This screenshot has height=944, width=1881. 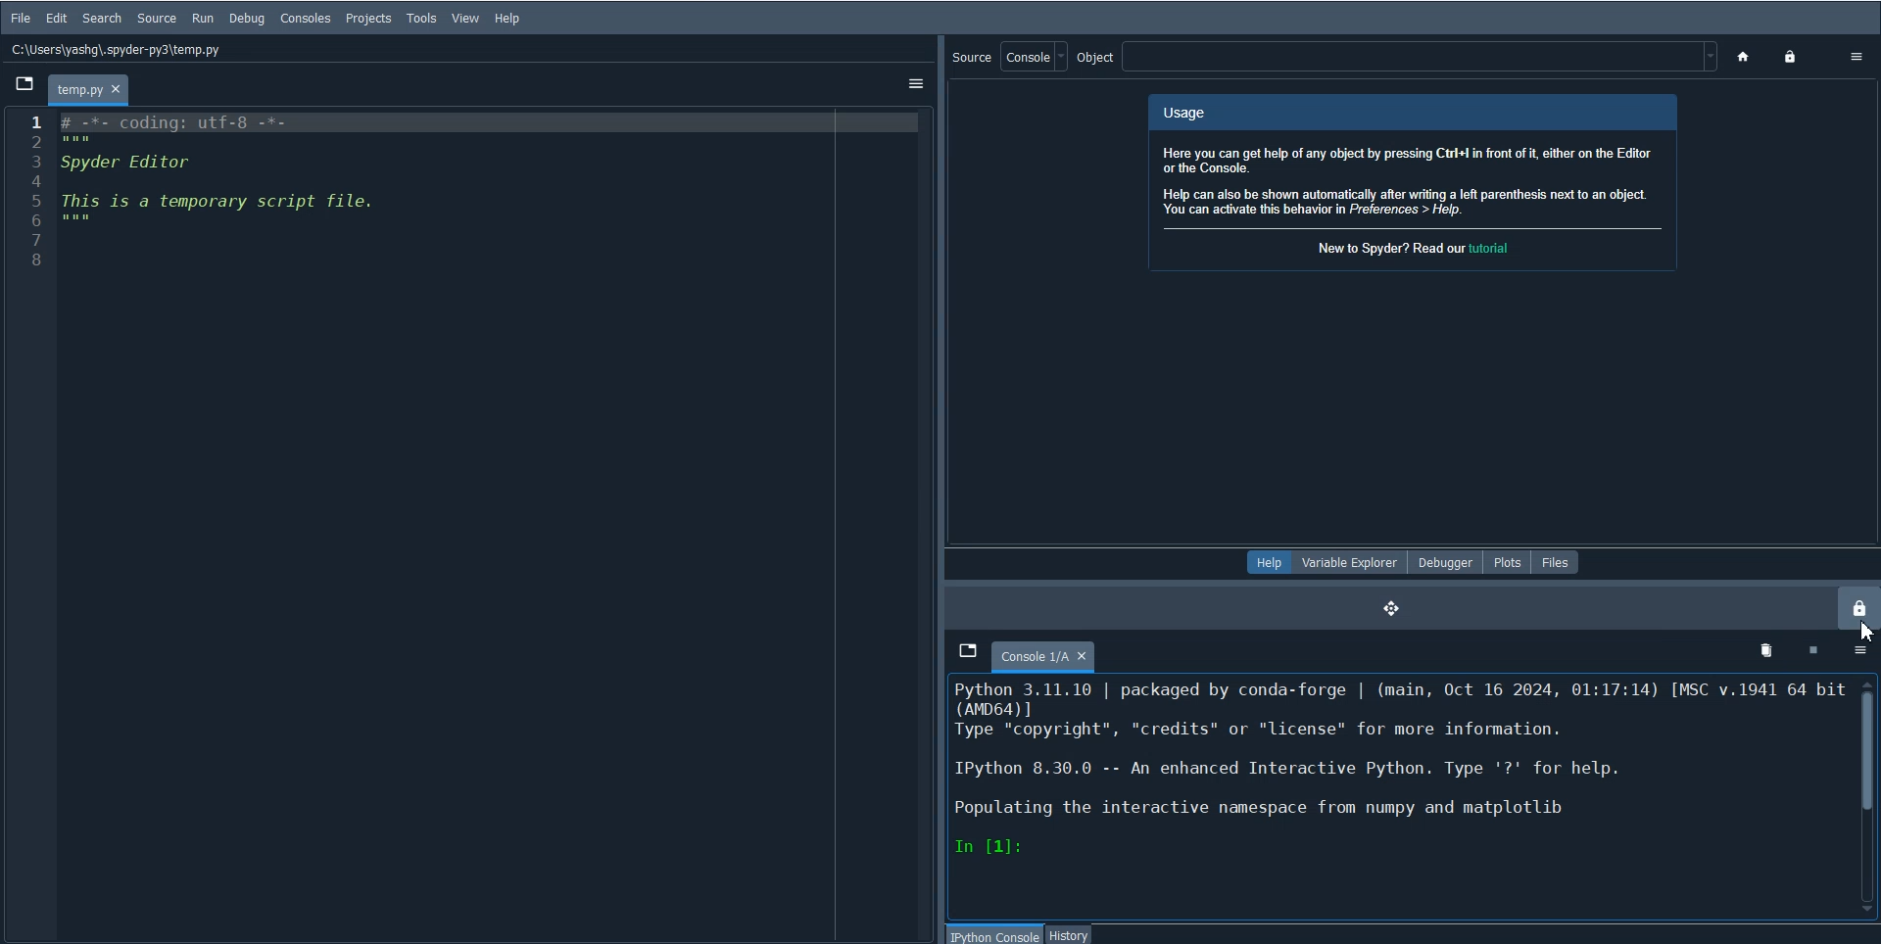 What do you see at coordinates (32, 193) in the screenshot?
I see `Line number` at bounding box center [32, 193].